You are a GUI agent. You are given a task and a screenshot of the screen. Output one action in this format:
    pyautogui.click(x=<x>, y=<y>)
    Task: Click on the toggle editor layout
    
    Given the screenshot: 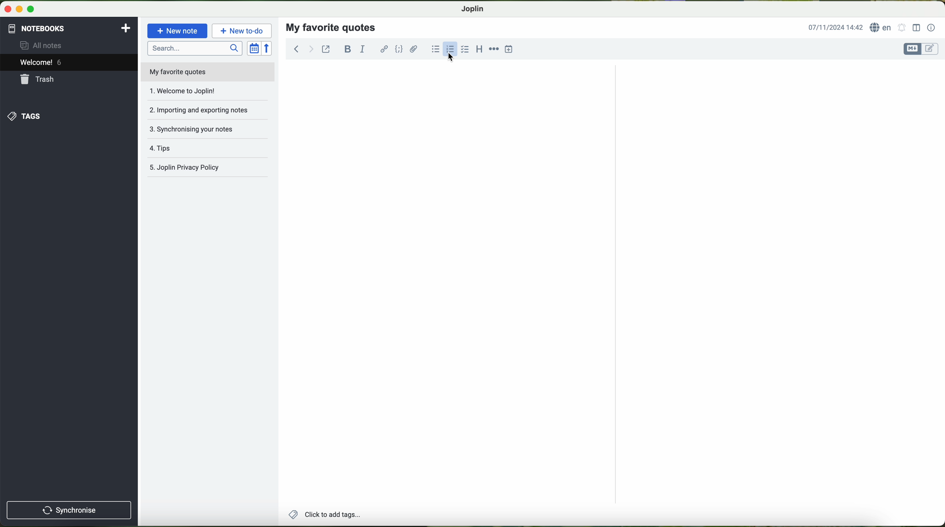 What is the action you would take?
    pyautogui.click(x=916, y=28)
    